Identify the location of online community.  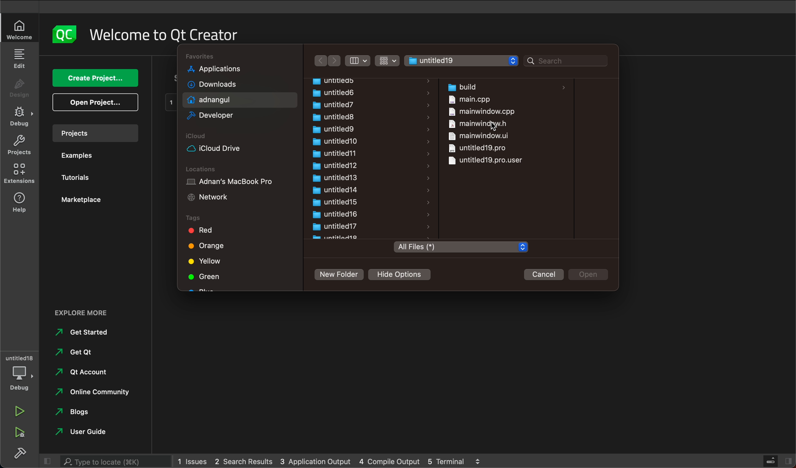
(98, 393).